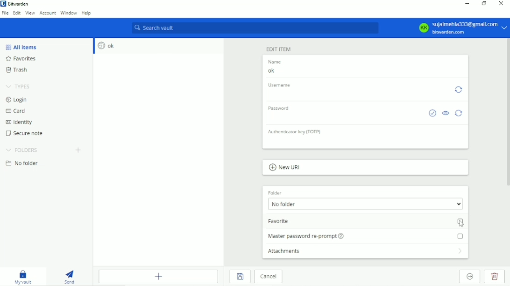 The height and width of the screenshot is (286, 510). What do you see at coordinates (254, 28) in the screenshot?
I see `Search vault` at bounding box center [254, 28].